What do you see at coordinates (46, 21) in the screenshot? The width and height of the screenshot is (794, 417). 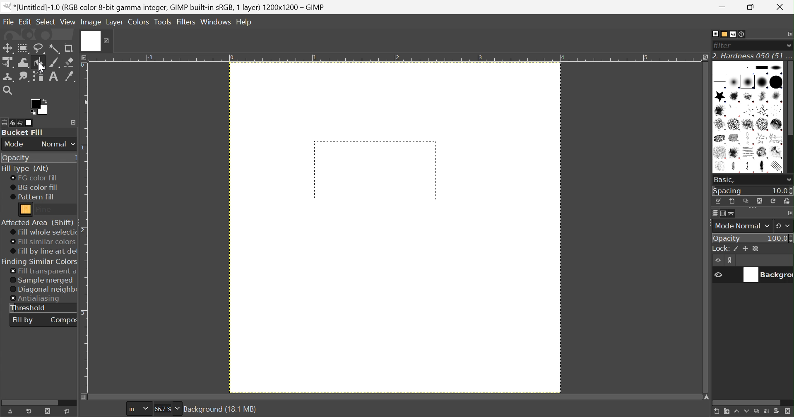 I see `Select` at bounding box center [46, 21].